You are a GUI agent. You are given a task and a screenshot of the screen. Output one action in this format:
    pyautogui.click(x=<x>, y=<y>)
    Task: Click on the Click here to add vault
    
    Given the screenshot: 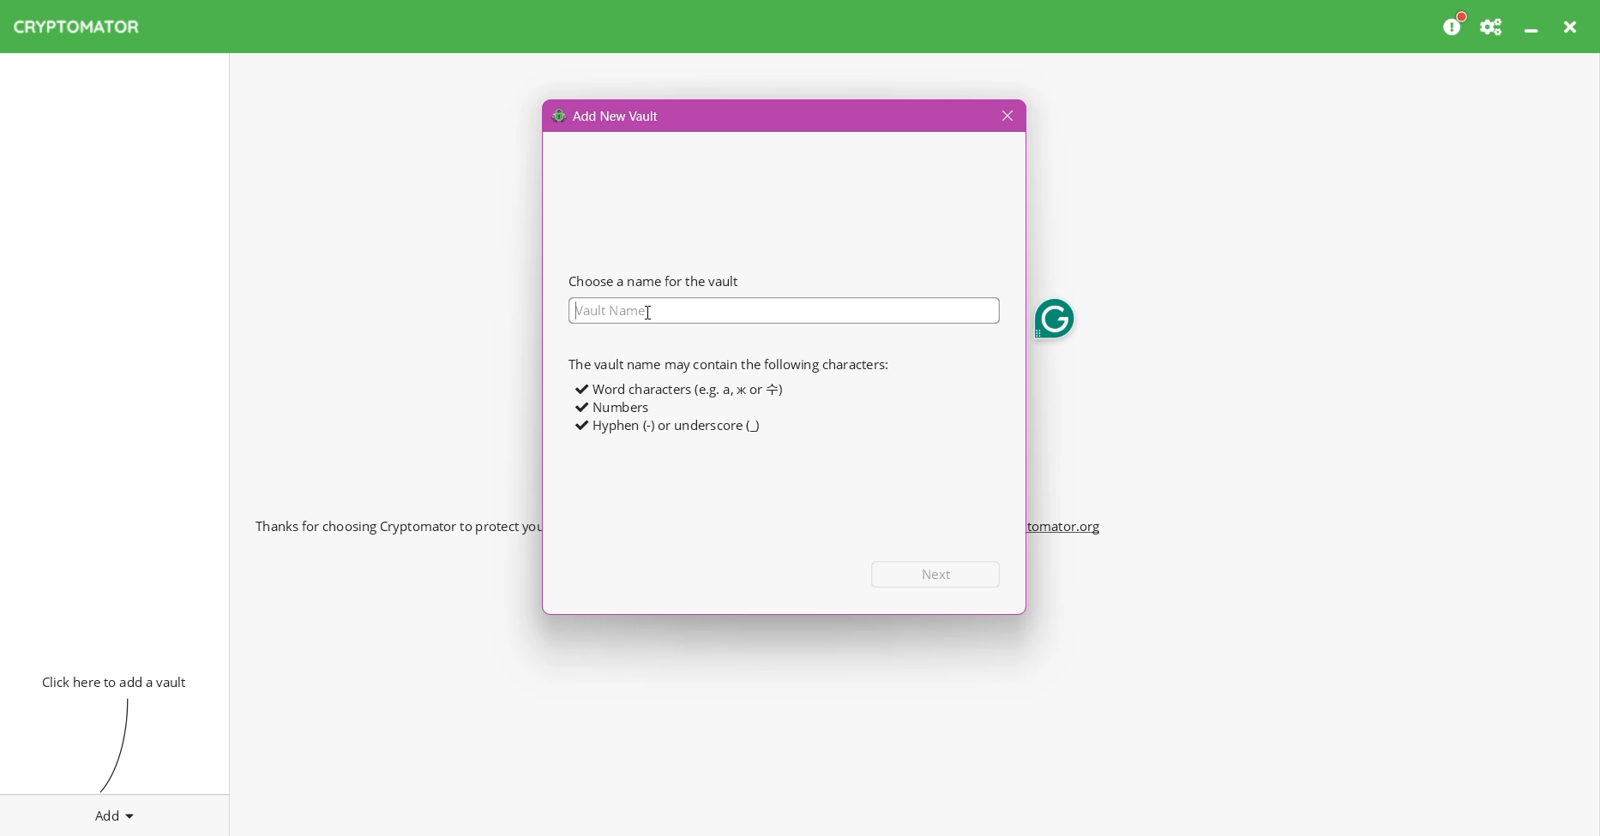 What is the action you would take?
    pyautogui.click(x=111, y=680)
    